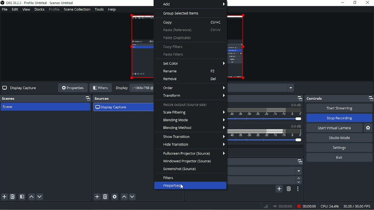  Describe the element at coordinates (187, 161) in the screenshot. I see `Windowed projector` at that location.